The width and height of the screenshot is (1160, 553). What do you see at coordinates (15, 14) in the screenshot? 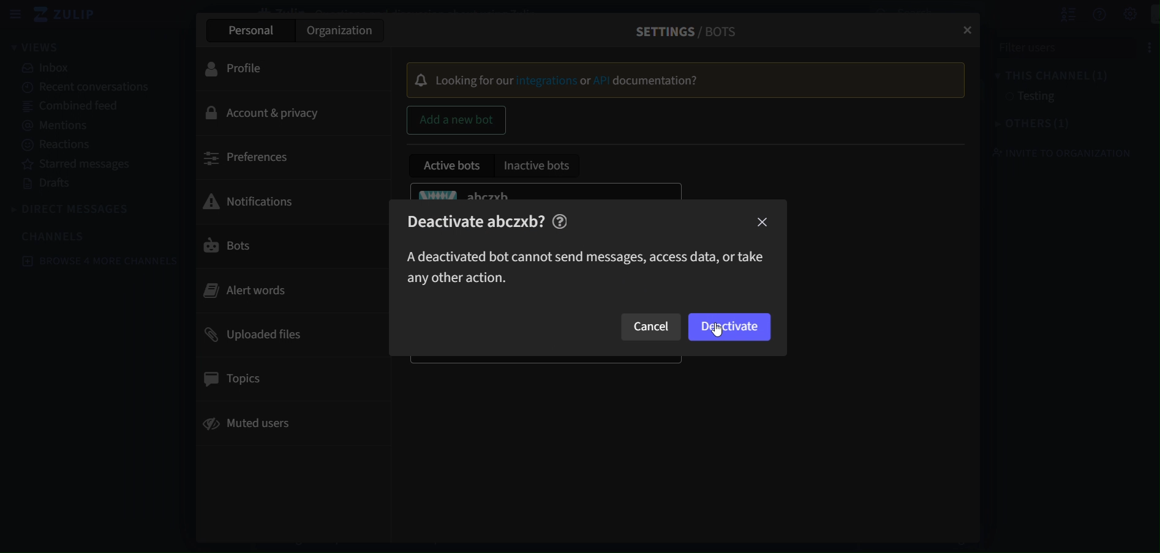
I see `sidebar` at bounding box center [15, 14].